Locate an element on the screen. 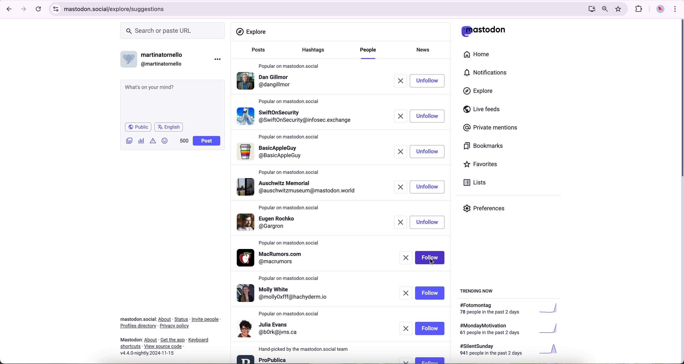 This screenshot has height=364, width=684. more options is located at coordinates (219, 59).